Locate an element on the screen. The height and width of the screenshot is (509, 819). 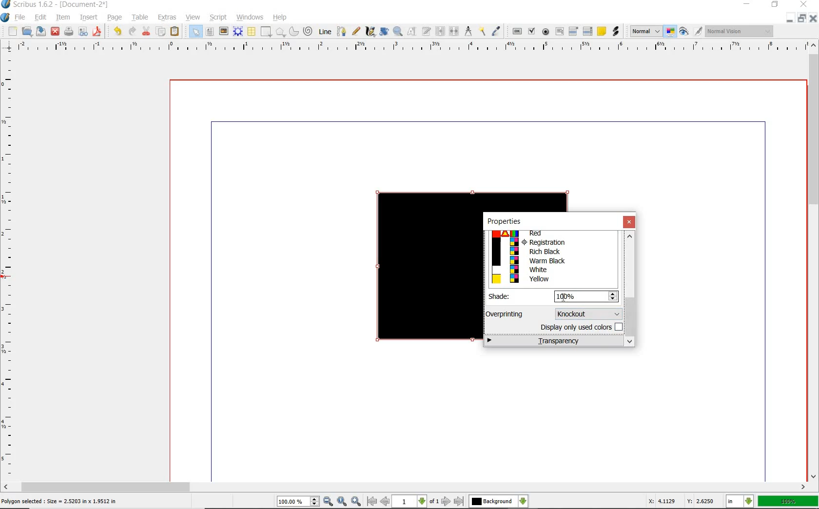
select current page is located at coordinates (415, 502).